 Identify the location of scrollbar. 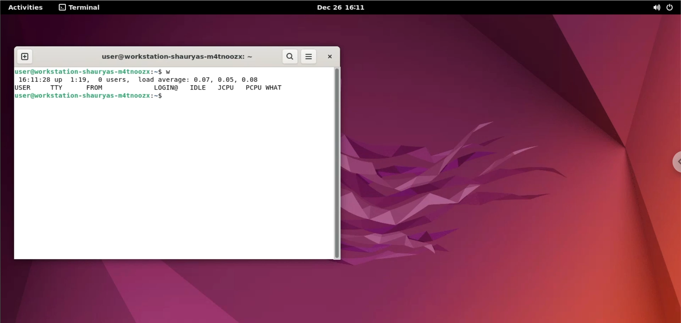
(336, 164).